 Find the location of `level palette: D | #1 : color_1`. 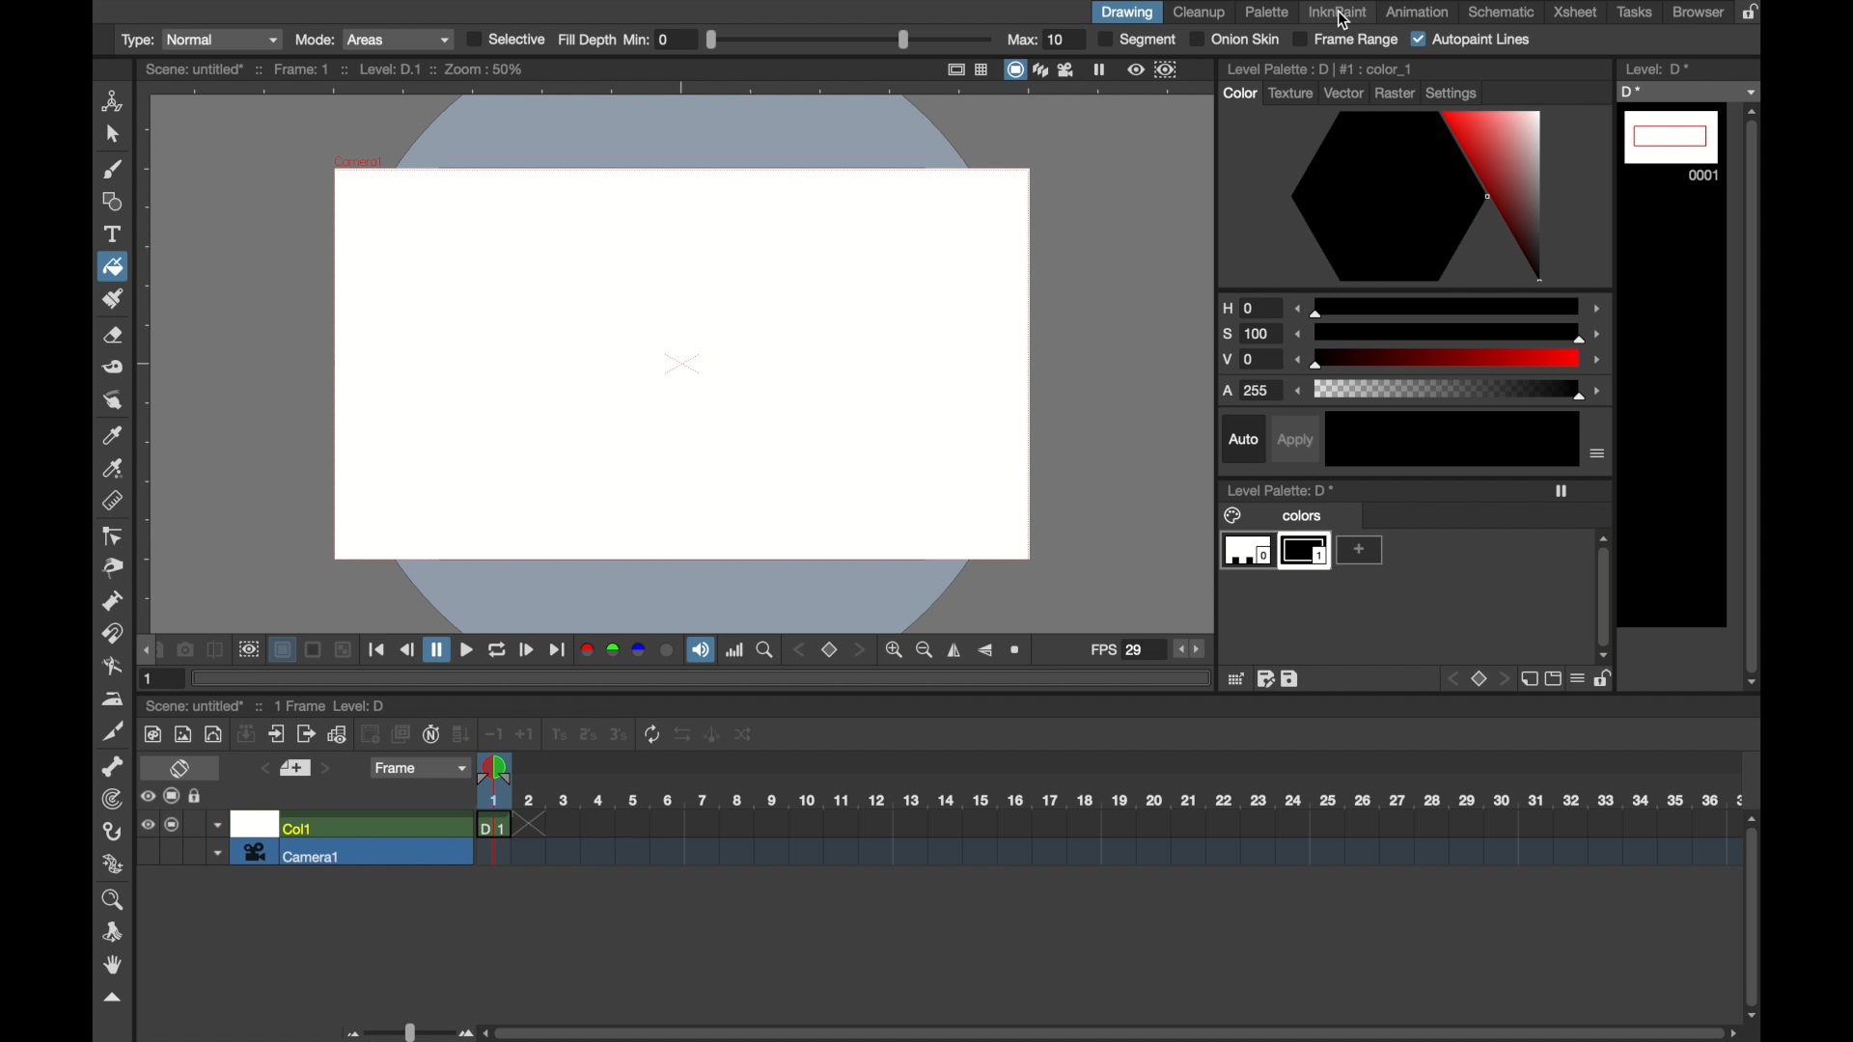

level palette: D | #1 : color_1 is located at coordinates (1318, 69).